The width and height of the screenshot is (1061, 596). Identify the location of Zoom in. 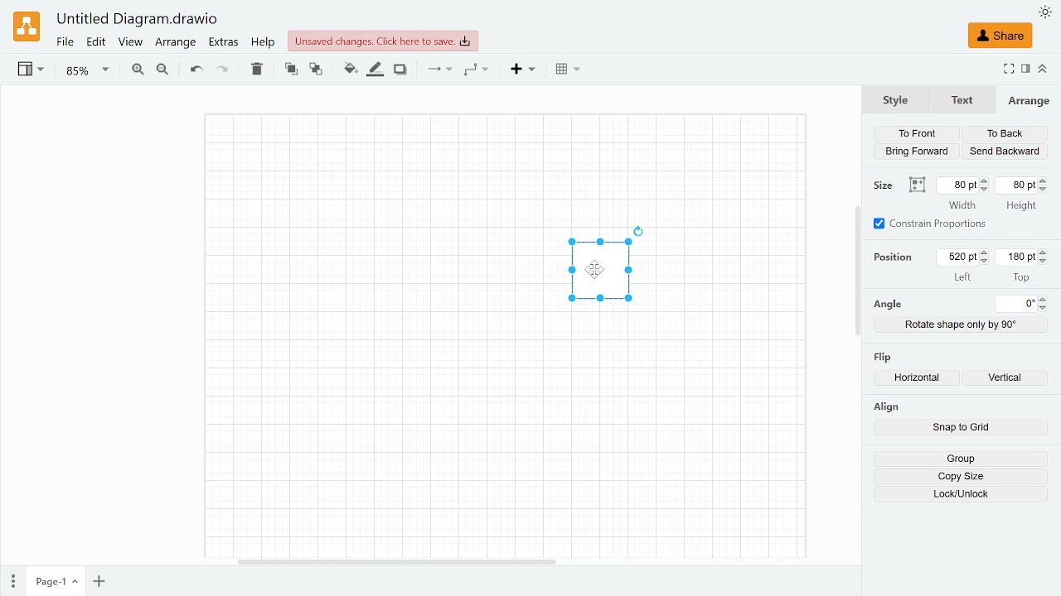
(137, 71).